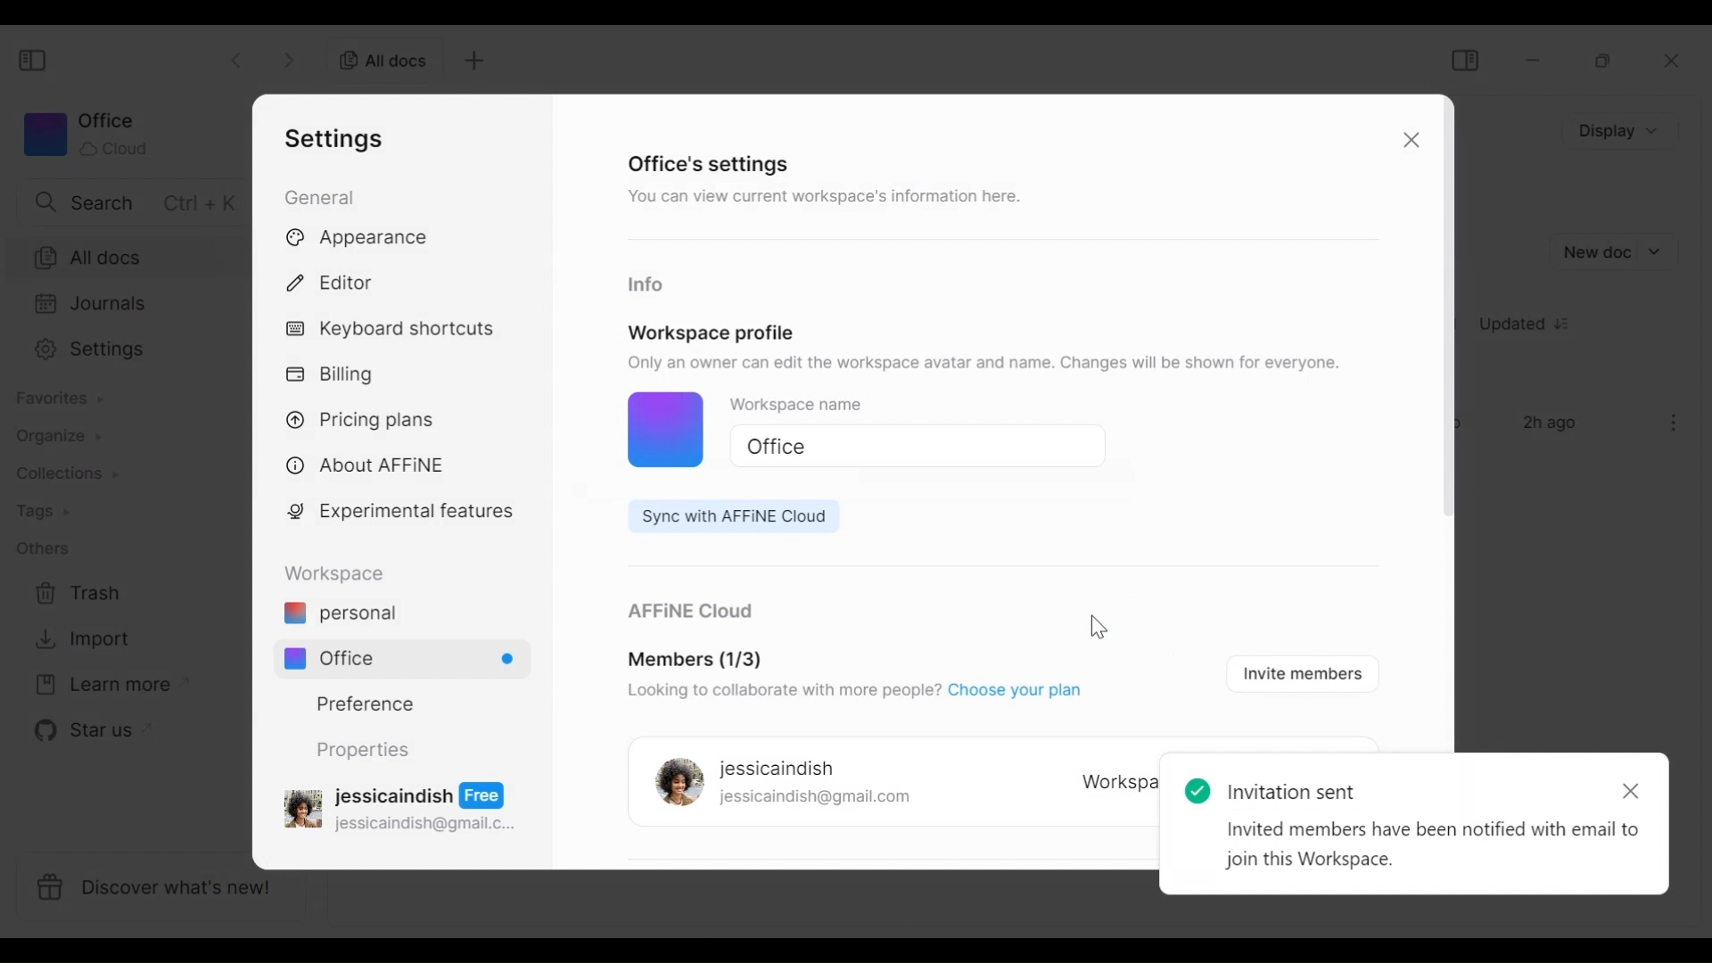 This screenshot has width=1712, height=963. Describe the element at coordinates (123, 350) in the screenshot. I see `Settings` at that location.